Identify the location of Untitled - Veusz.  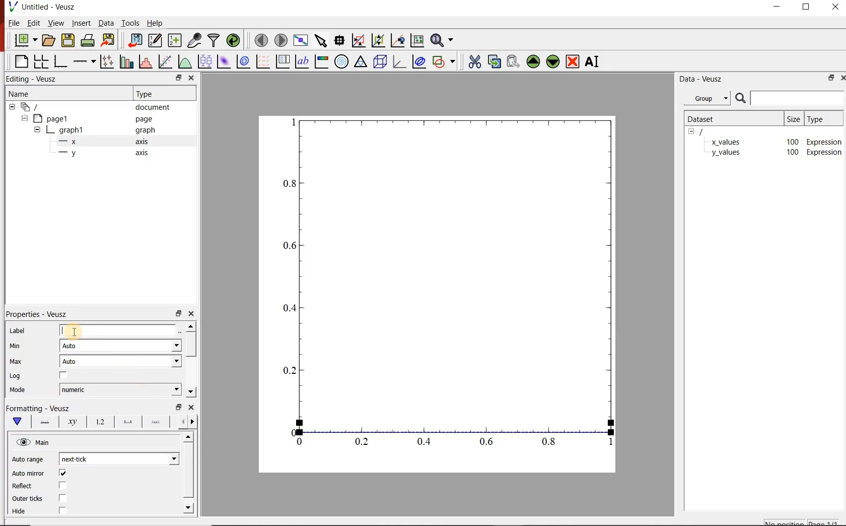
(49, 7).